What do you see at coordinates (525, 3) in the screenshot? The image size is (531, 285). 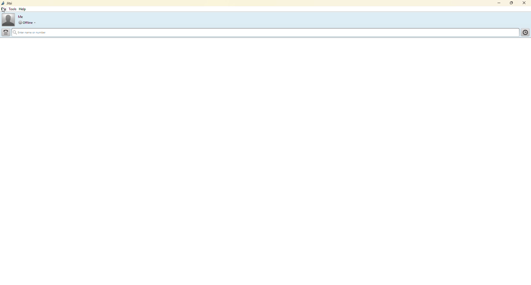 I see `close` at bounding box center [525, 3].